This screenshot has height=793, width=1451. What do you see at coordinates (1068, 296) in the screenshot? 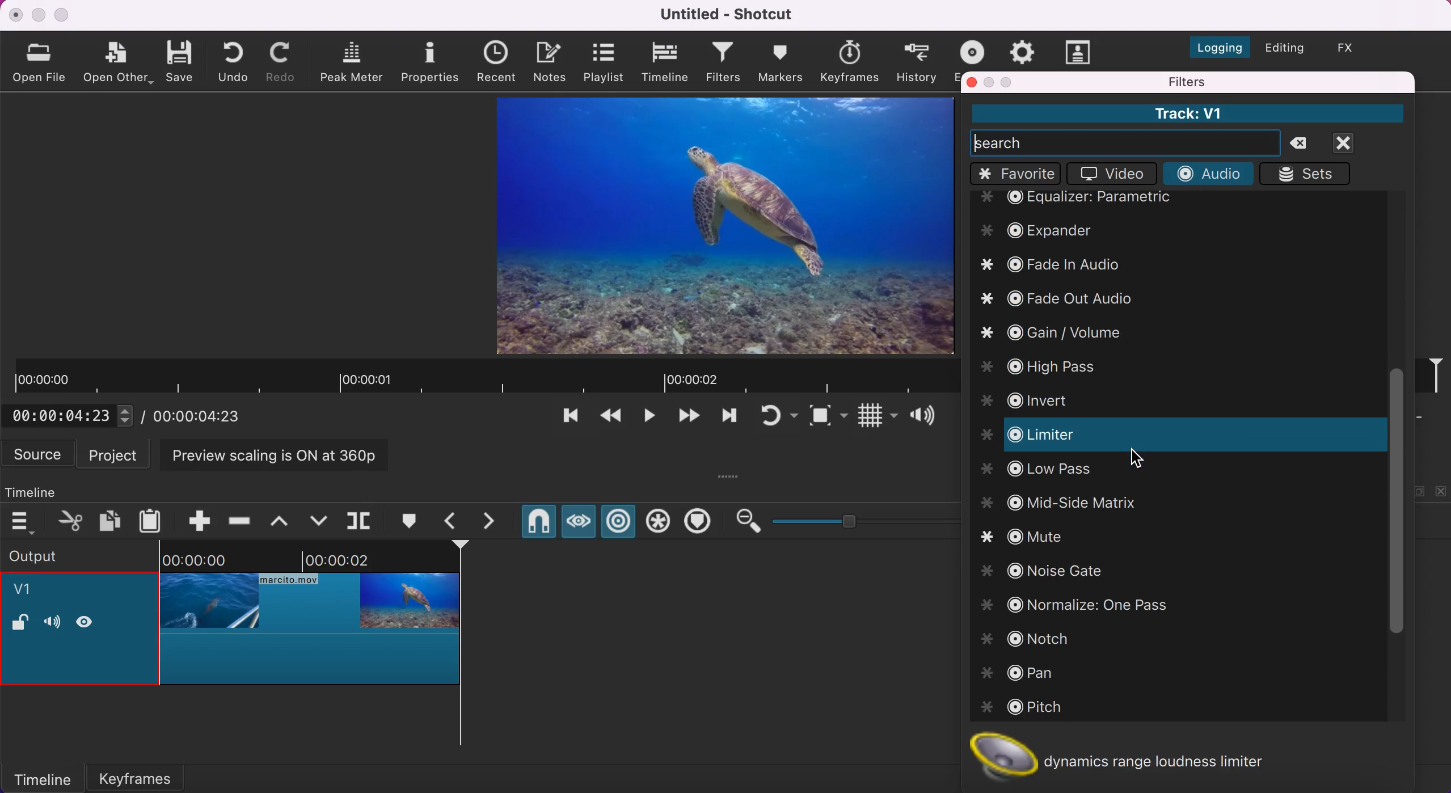
I see `fade out audio` at bounding box center [1068, 296].